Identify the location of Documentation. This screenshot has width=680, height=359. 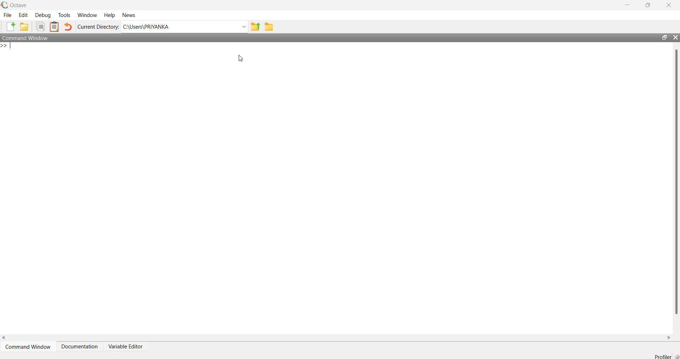
(80, 344).